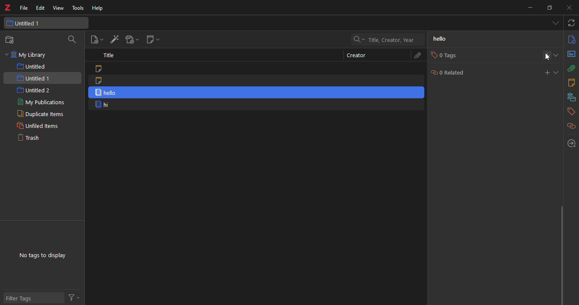 This screenshot has height=305, width=579. What do you see at coordinates (551, 7) in the screenshot?
I see `maximize` at bounding box center [551, 7].